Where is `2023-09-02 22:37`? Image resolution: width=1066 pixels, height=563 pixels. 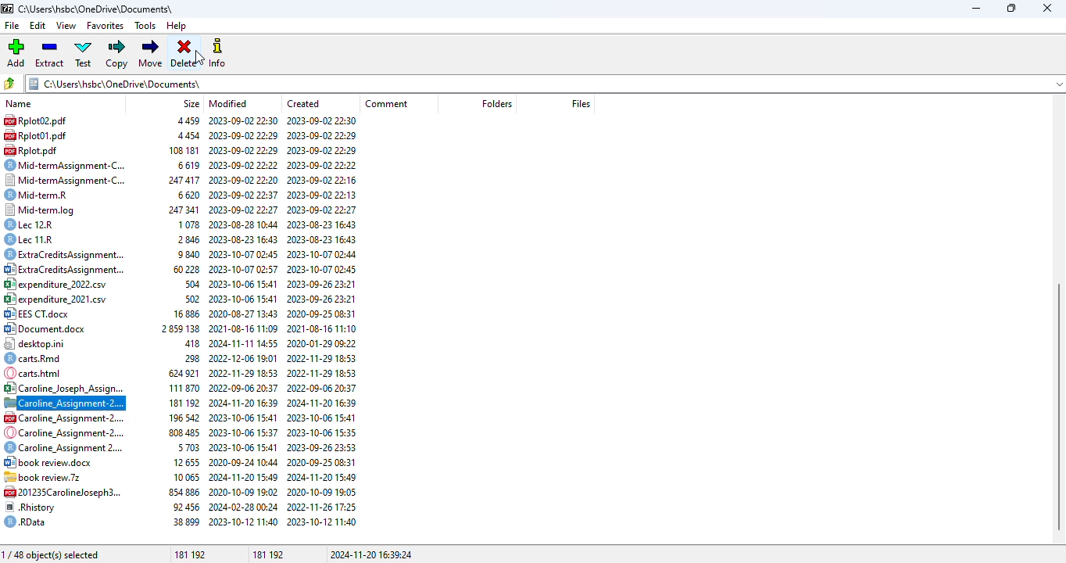
2023-09-02 22:37 is located at coordinates (243, 193).